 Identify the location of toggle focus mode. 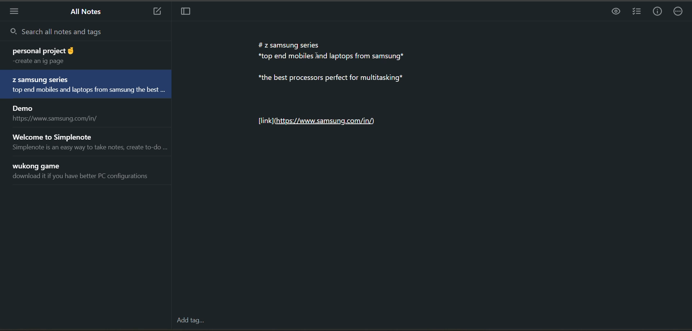
(189, 13).